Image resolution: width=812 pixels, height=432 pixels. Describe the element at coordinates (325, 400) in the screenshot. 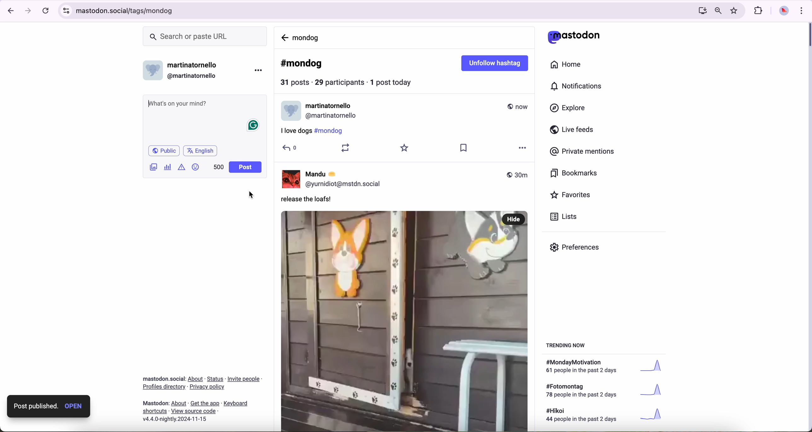

I see `#mondog` at that location.